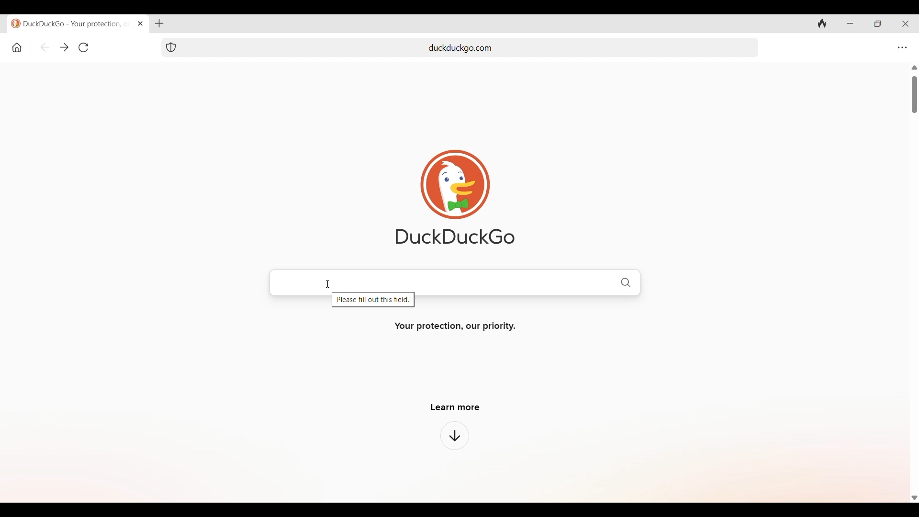 The width and height of the screenshot is (919, 517). I want to click on Add new tab, so click(159, 23).